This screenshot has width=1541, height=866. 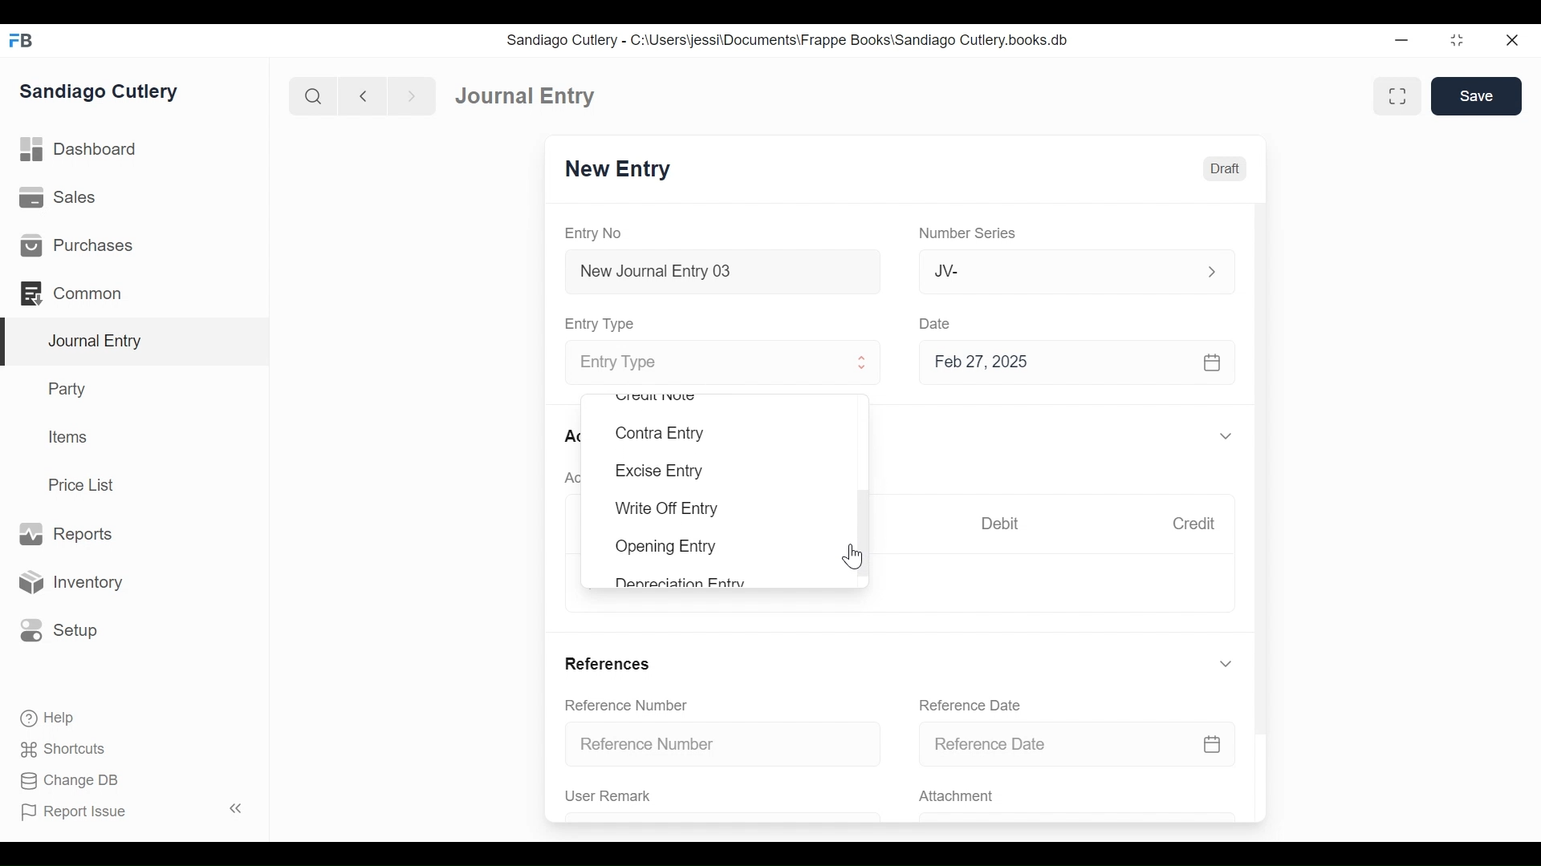 I want to click on Restore, so click(x=1456, y=39).